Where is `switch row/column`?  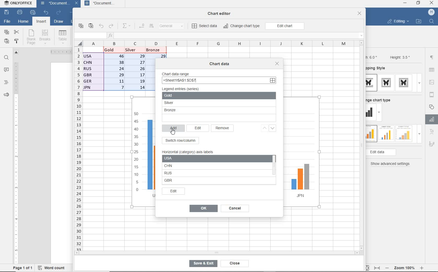 switch row/column is located at coordinates (182, 141).